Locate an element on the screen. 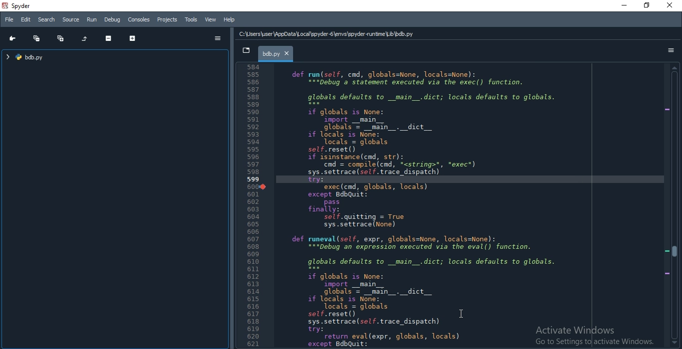  minimize is located at coordinates (625, 6).